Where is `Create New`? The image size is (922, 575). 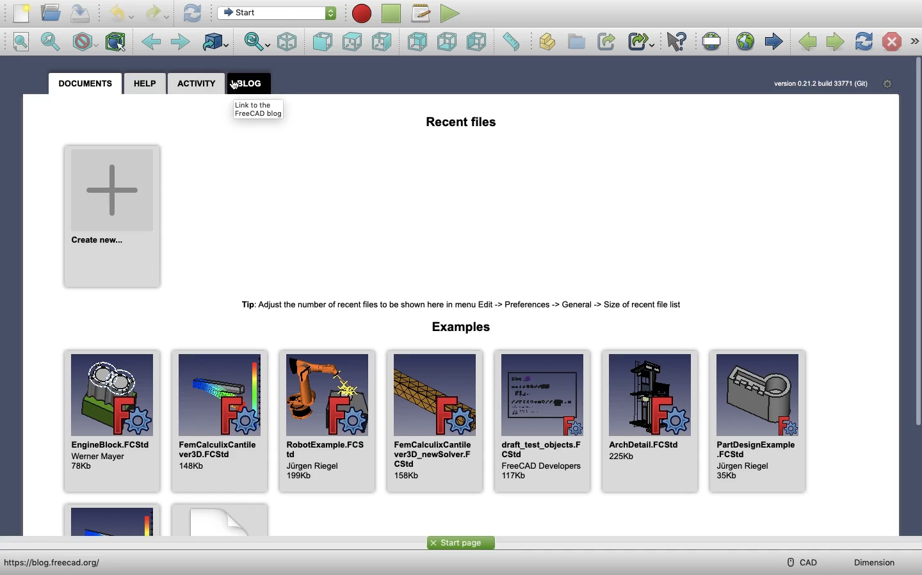
Create New is located at coordinates (113, 217).